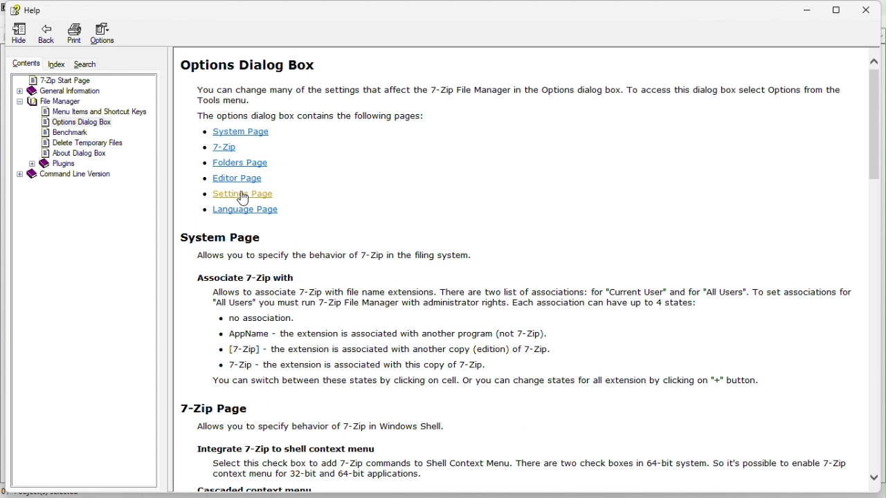  What do you see at coordinates (72, 174) in the screenshot?
I see `Command line version ` at bounding box center [72, 174].